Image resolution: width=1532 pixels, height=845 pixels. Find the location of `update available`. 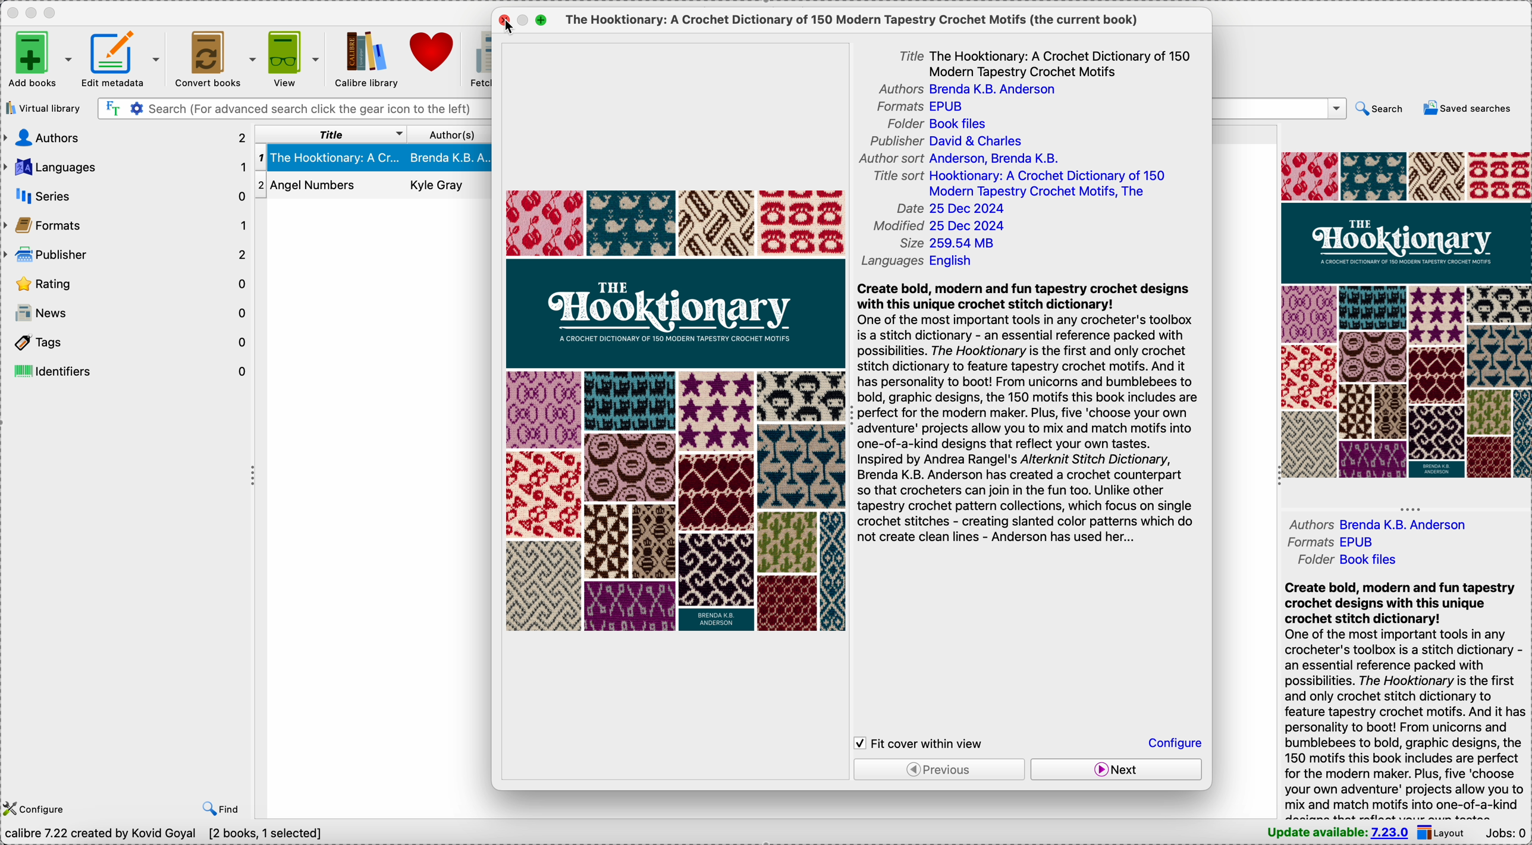

update available is located at coordinates (1339, 833).